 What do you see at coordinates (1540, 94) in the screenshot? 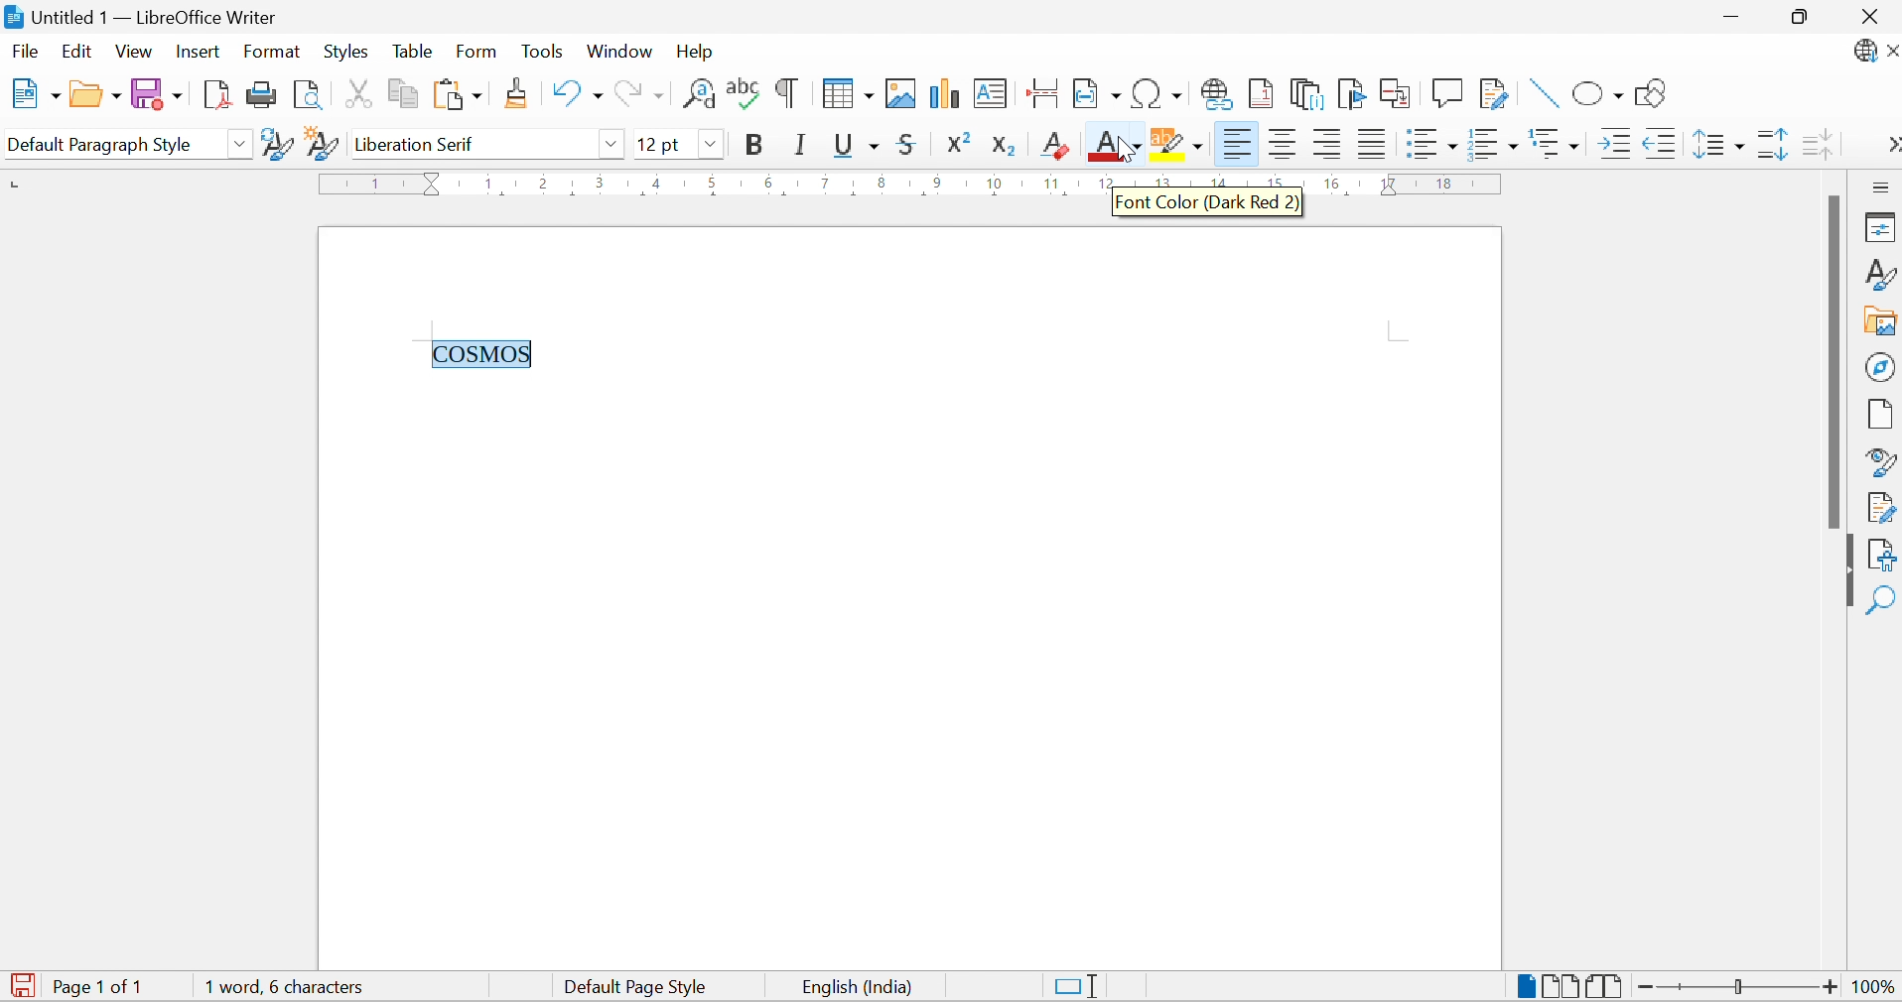
I see `Insert Line` at bounding box center [1540, 94].